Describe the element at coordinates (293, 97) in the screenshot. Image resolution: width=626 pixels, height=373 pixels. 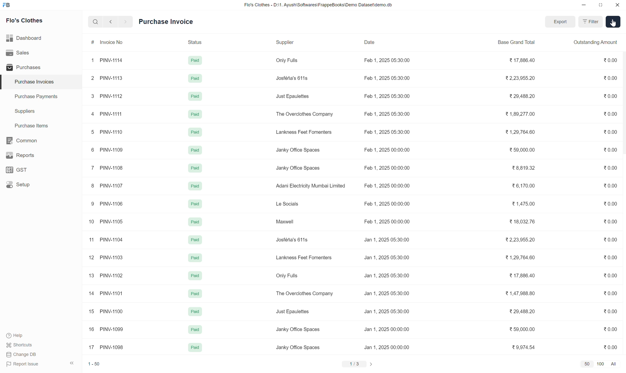
I see `Just Epaulettes` at that location.